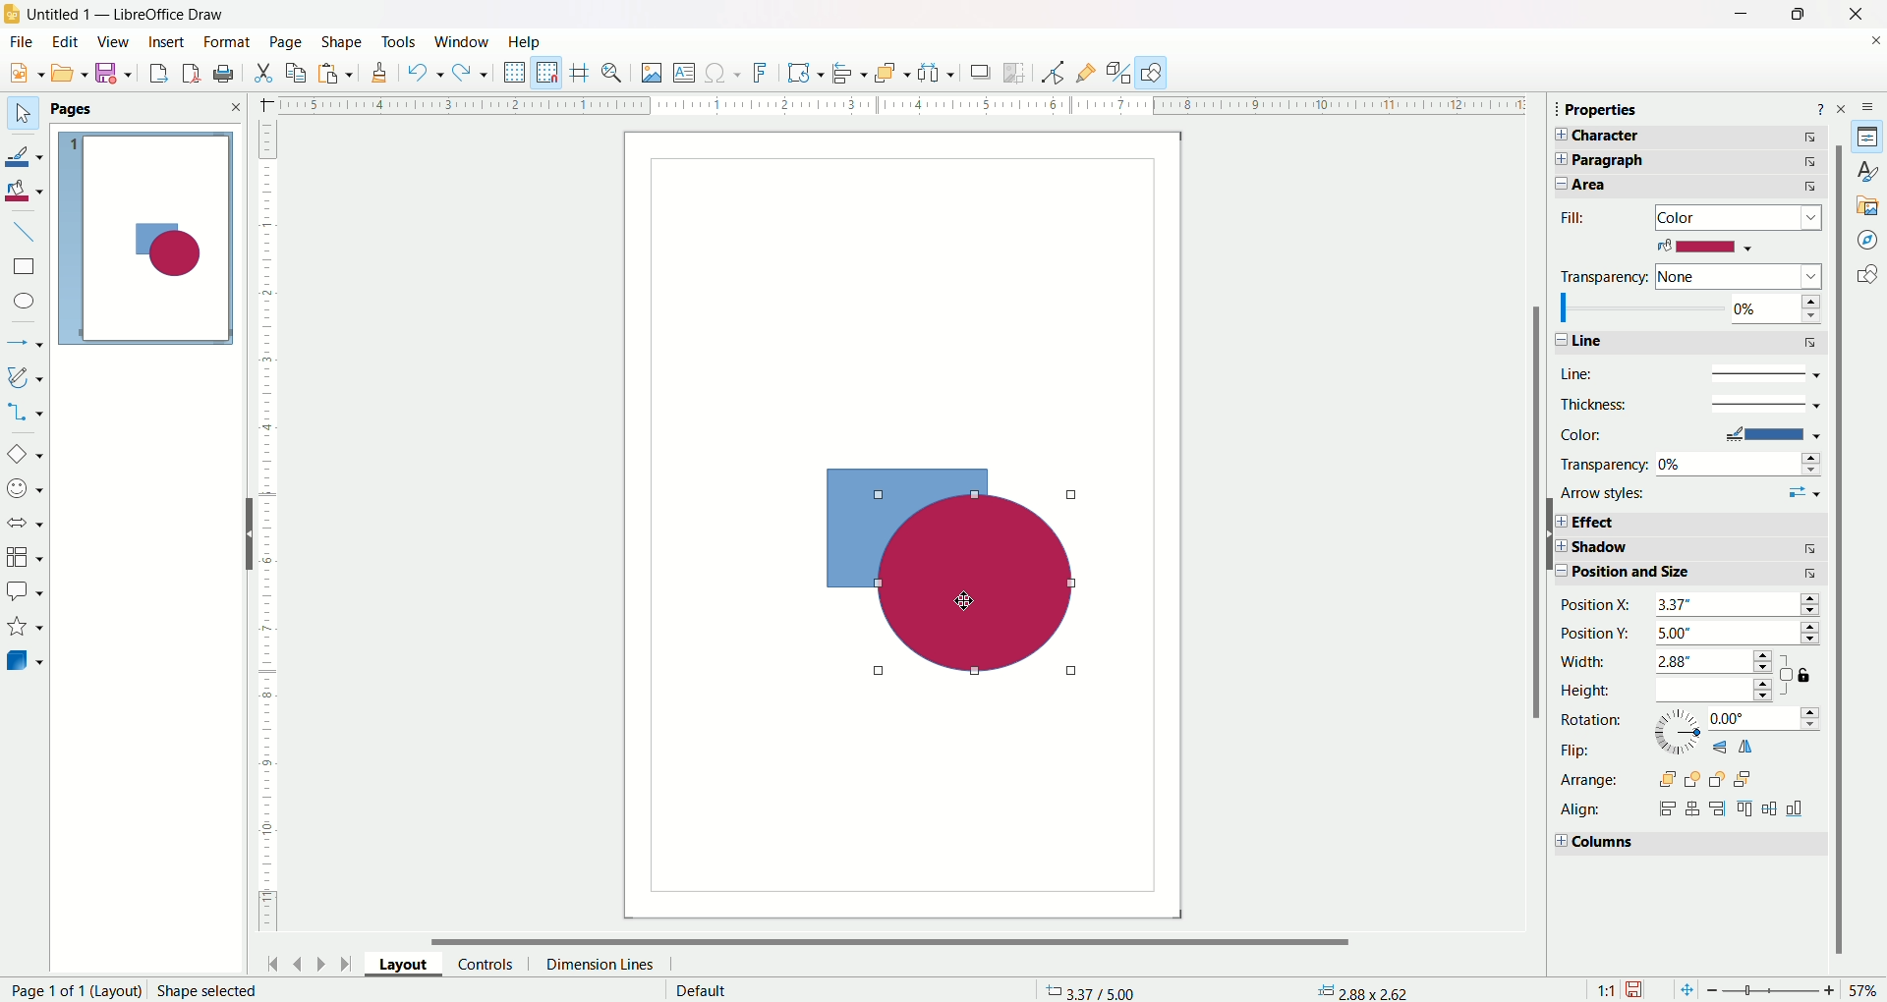  Describe the element at coordinates (1800, 677) in the screenshot. I see `lock` at that location.